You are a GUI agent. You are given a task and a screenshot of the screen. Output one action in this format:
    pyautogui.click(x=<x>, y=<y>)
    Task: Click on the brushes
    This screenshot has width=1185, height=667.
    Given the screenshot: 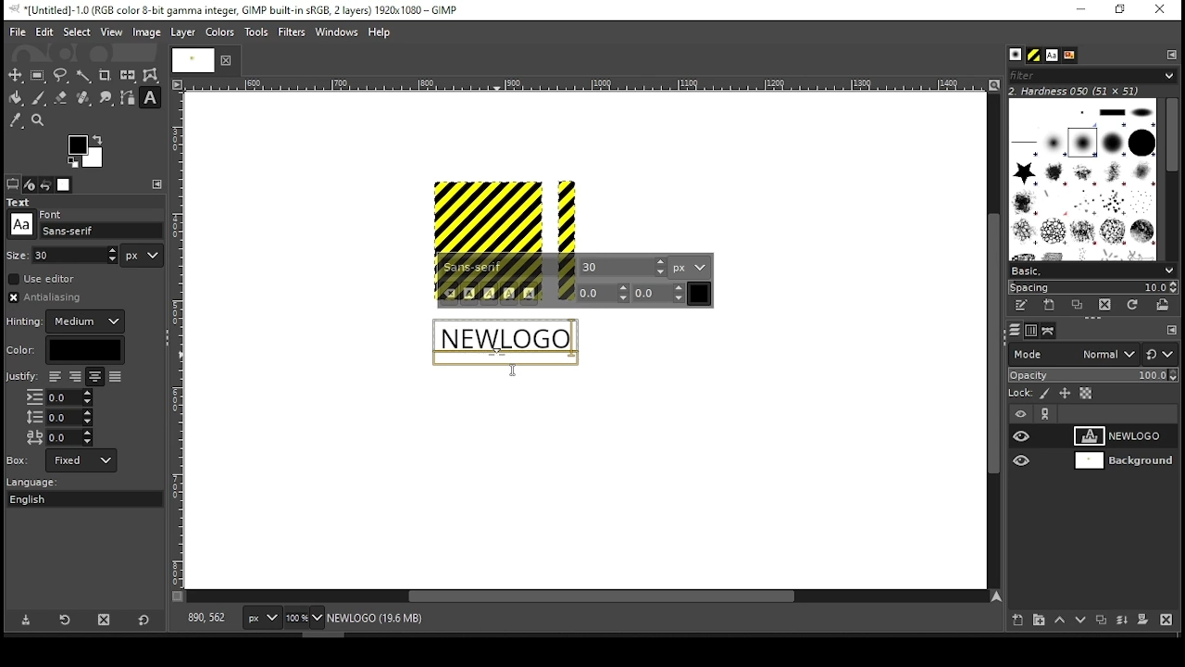 What is the action you would take?
    pyautogui.click(x=1082, y=179)
    